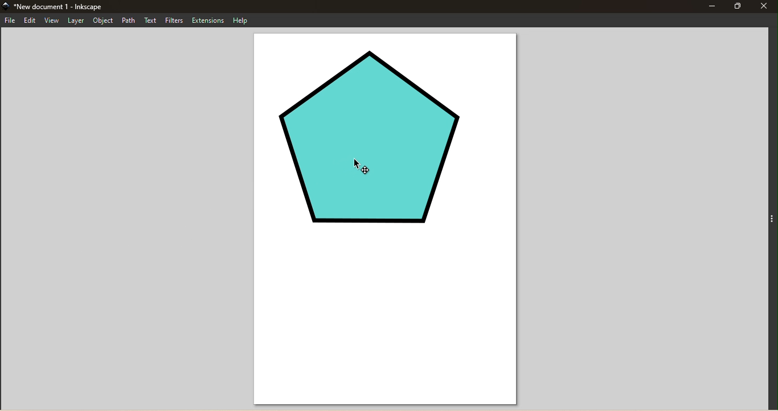 This screenshot has width=778, height=411. What do you see at coordinates (243, 20) in the screenshot?
I see `Help` at bounding box center [243, 20].